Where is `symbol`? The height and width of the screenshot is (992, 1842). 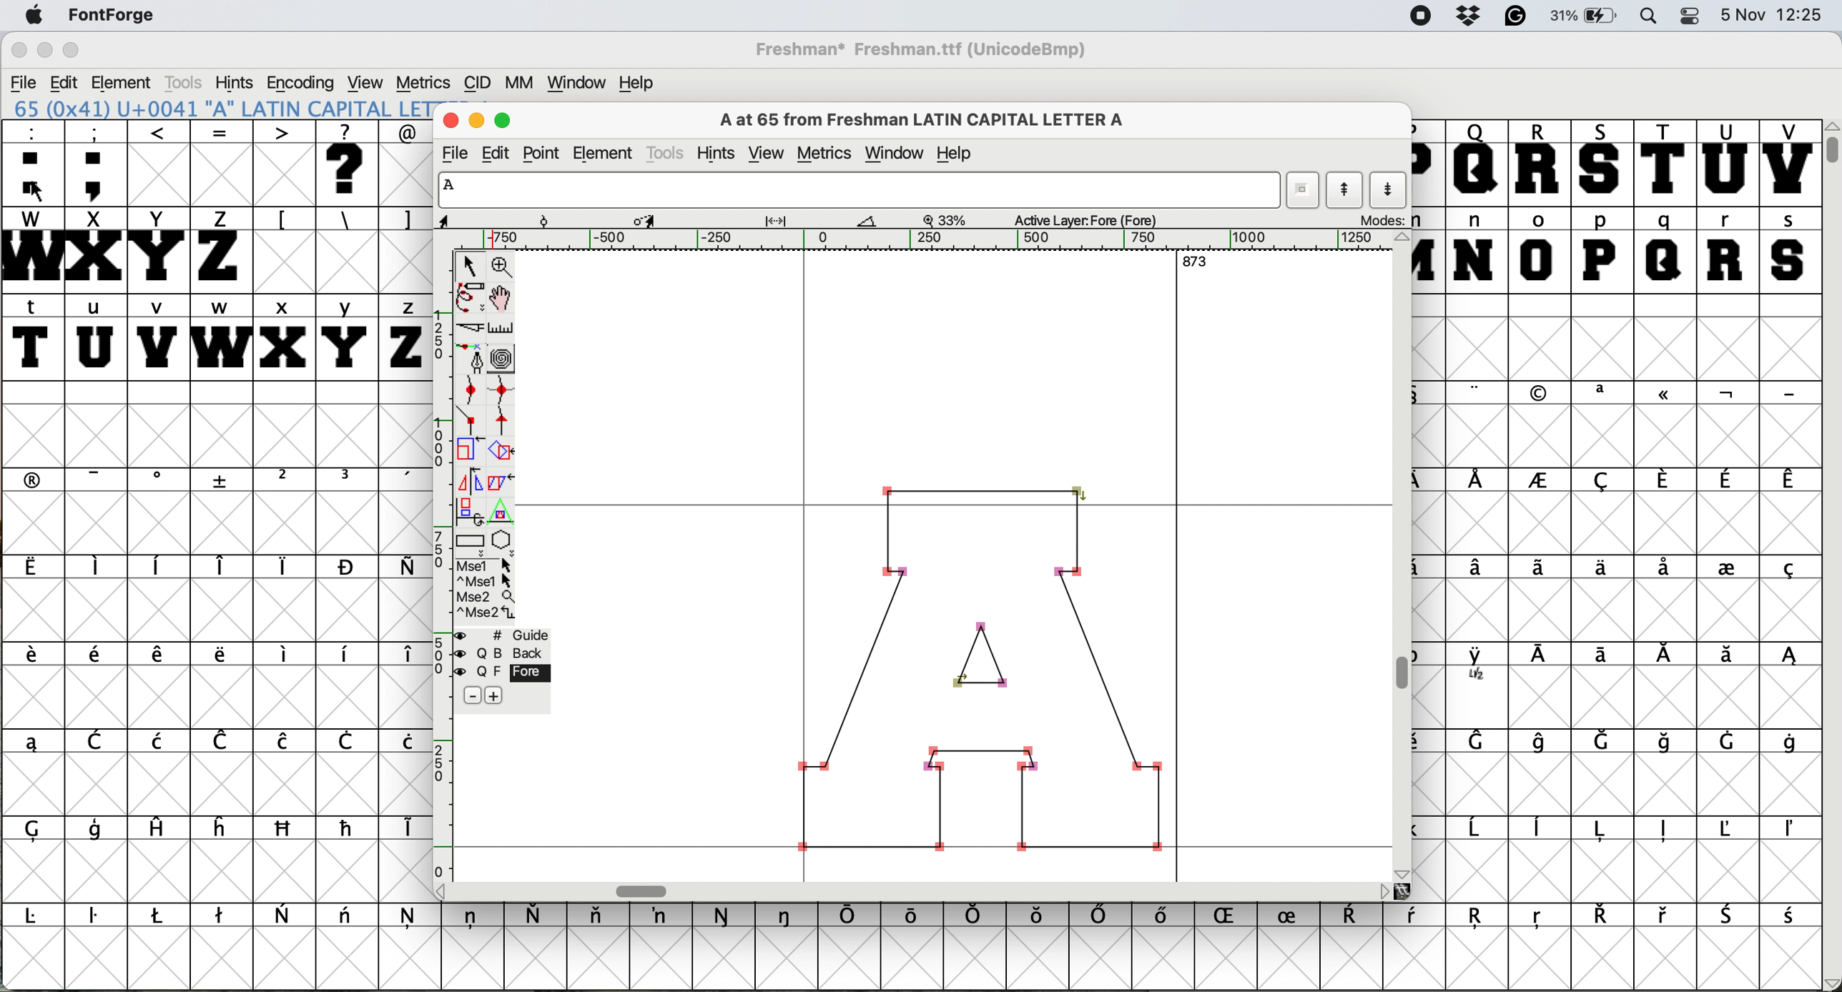 symbol is located at coordinates (348, 918).